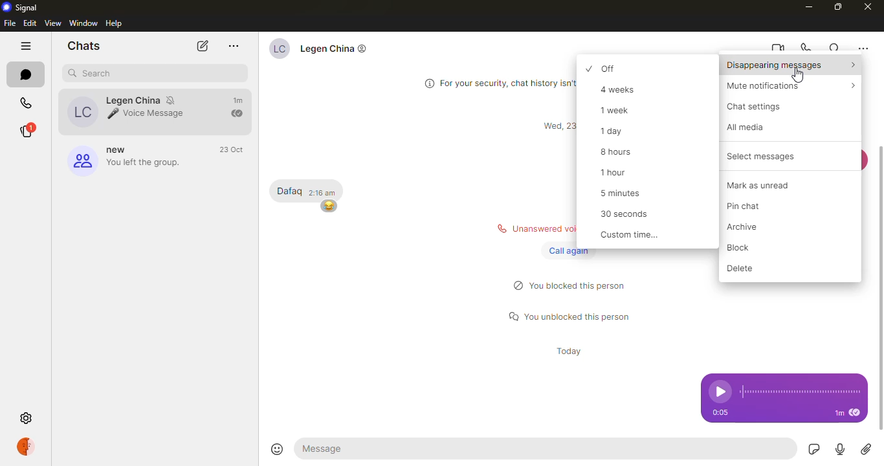 The width and height of the screenshot is (884, 466). Describe the element at coordinates (83, 23) in the screenshot. I see `window` at that location.